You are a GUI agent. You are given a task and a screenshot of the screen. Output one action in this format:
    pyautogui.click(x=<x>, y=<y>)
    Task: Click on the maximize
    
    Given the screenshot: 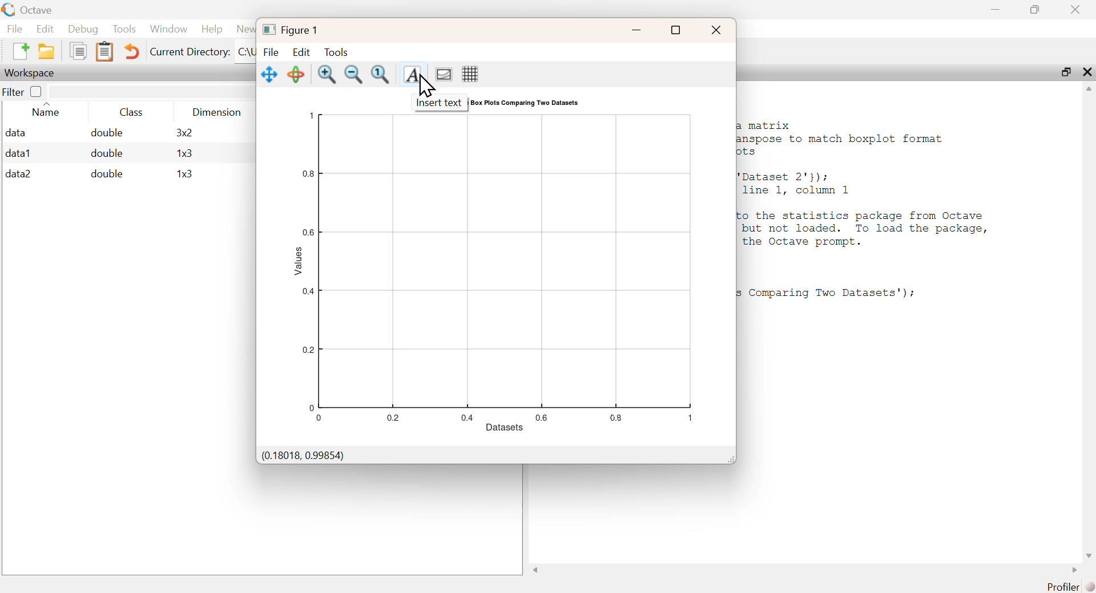 What is the action you would take?
    pyautogui.click(x=1065, y=72)
    